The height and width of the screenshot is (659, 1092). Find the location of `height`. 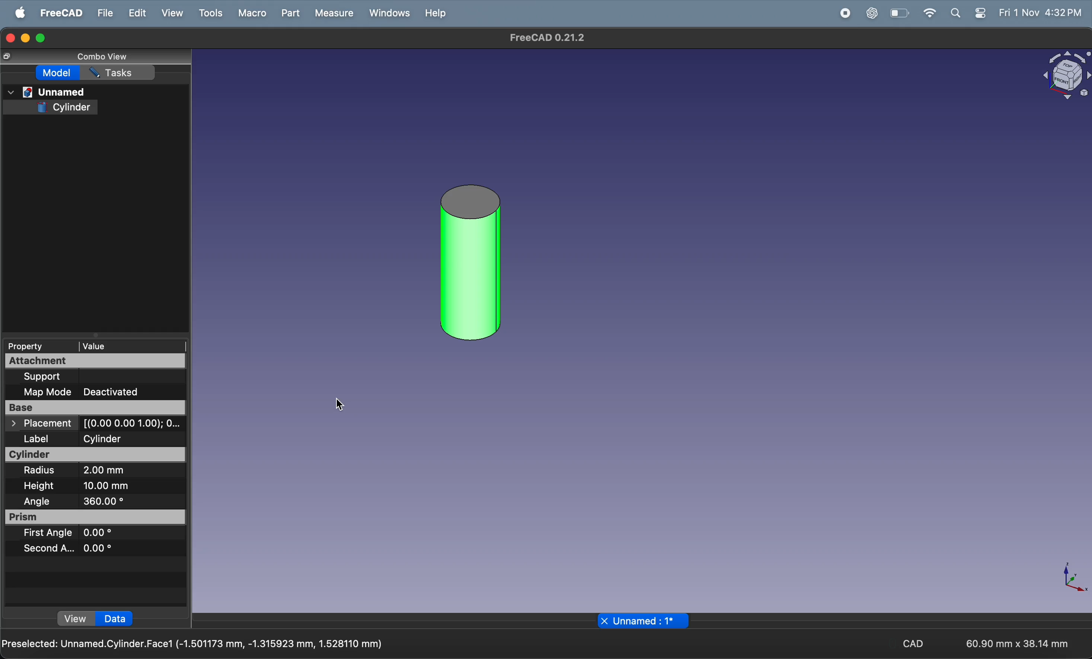

height is located at coordinates (40, 487).